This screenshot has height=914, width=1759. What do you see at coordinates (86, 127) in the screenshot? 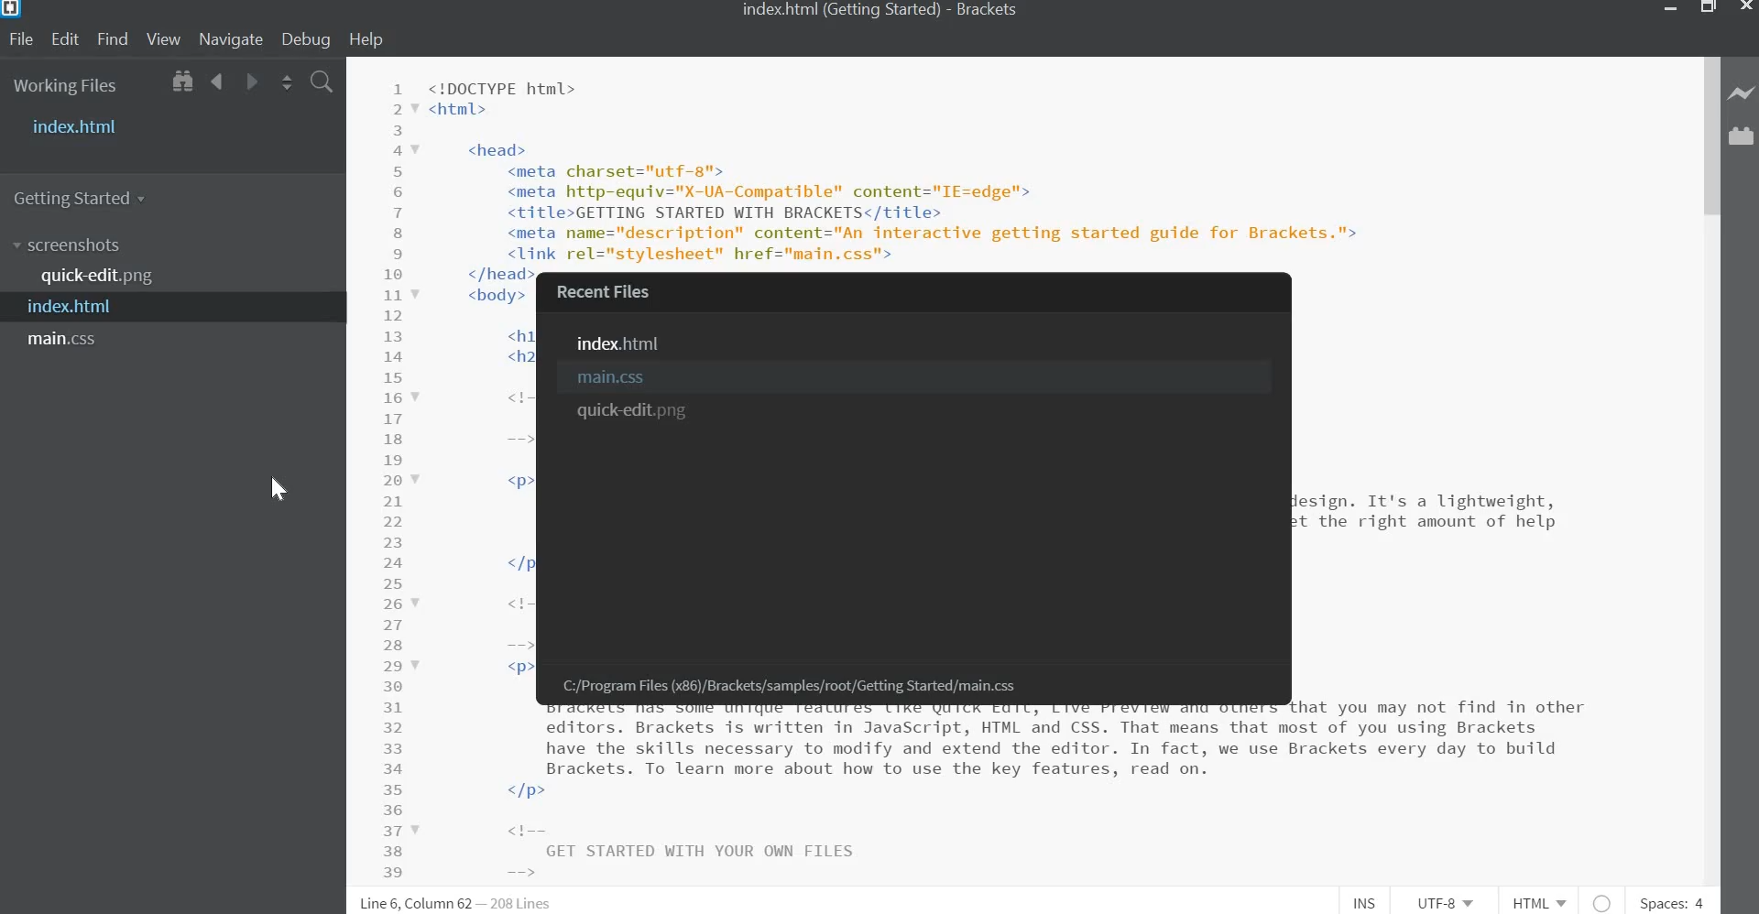
I see `` at bounding box center [86, 127].